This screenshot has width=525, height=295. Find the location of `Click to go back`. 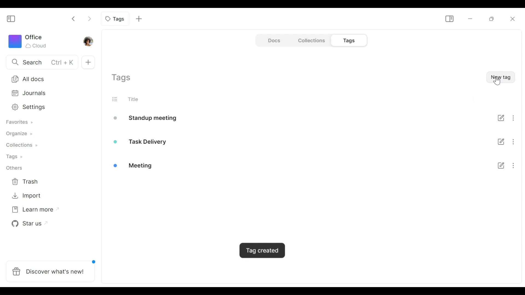

Click to go back is located at coordinates (74, 19).